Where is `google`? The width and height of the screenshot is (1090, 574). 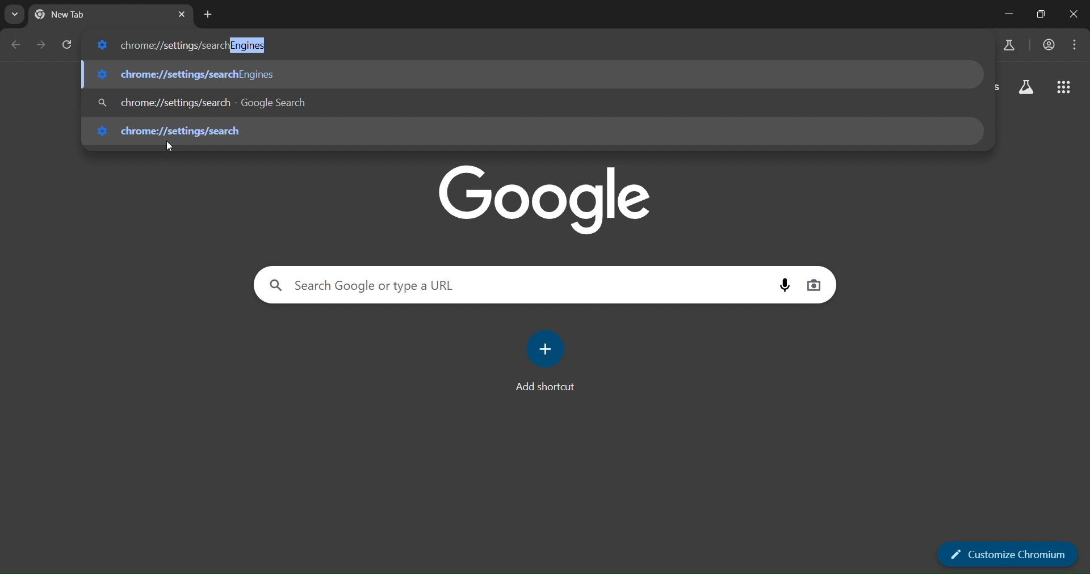 google is located at coordinates (544, 199).